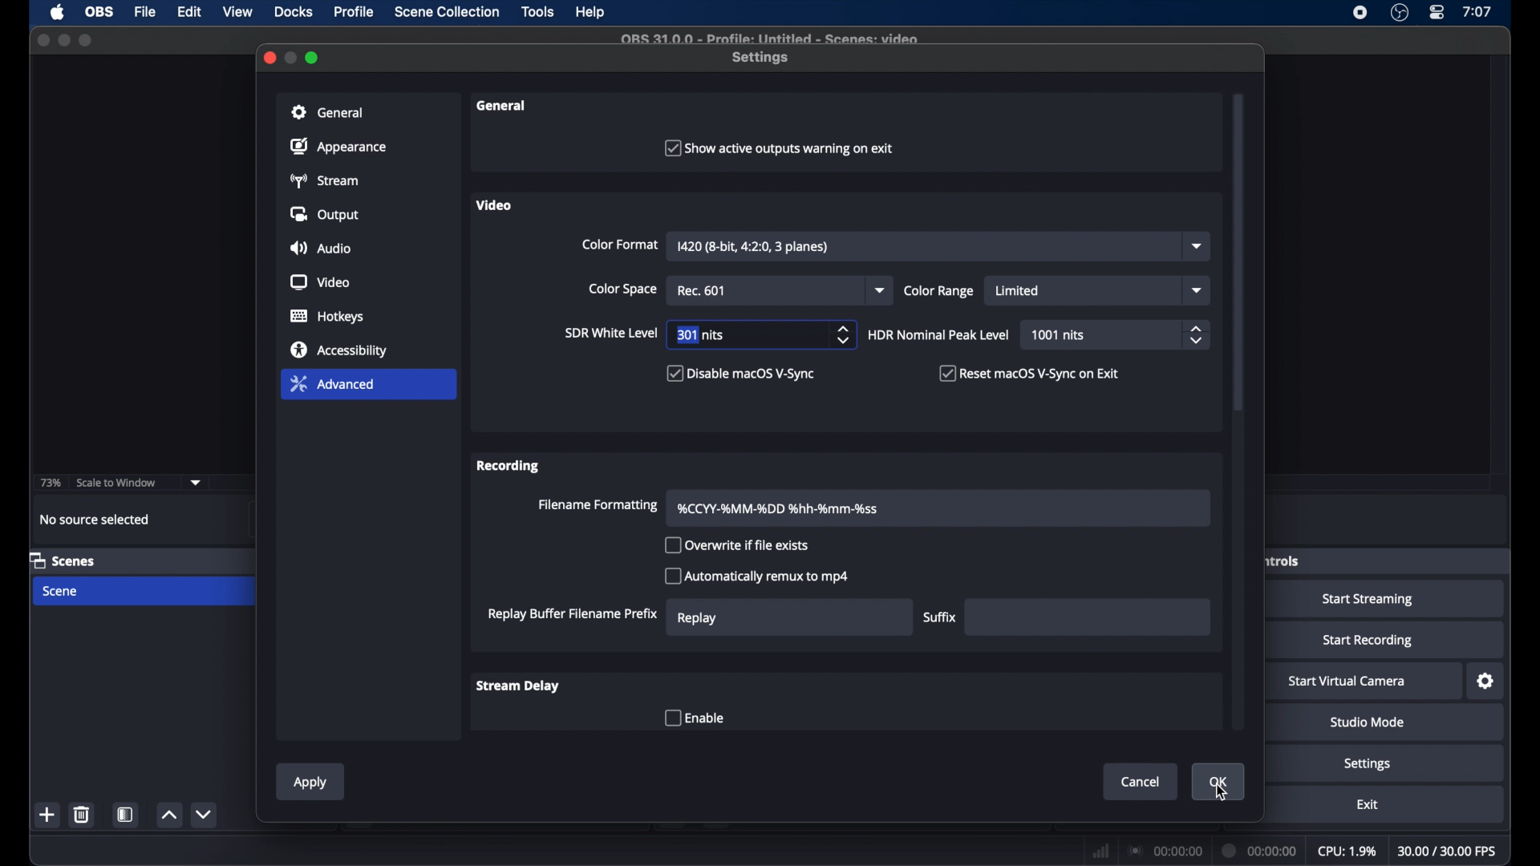  What do you see at coordinates (1017, 290) in the screenshot?
I see `limited` at bounding box center [1017, 290].